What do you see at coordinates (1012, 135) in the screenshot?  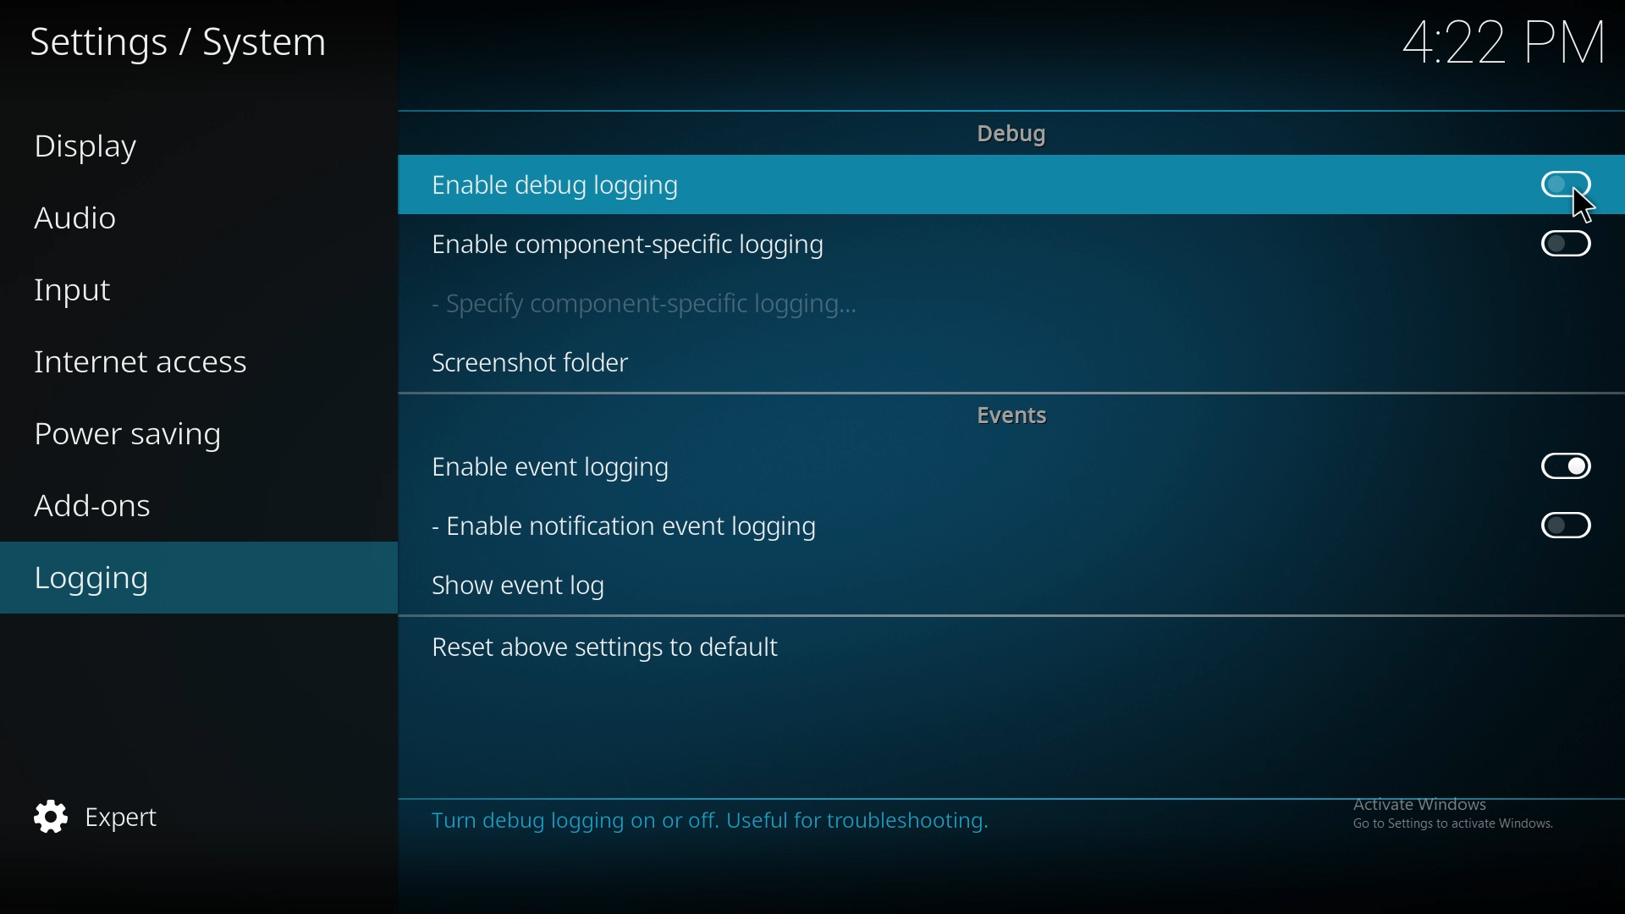 I see `debug` at bounding box center [1012, 135].